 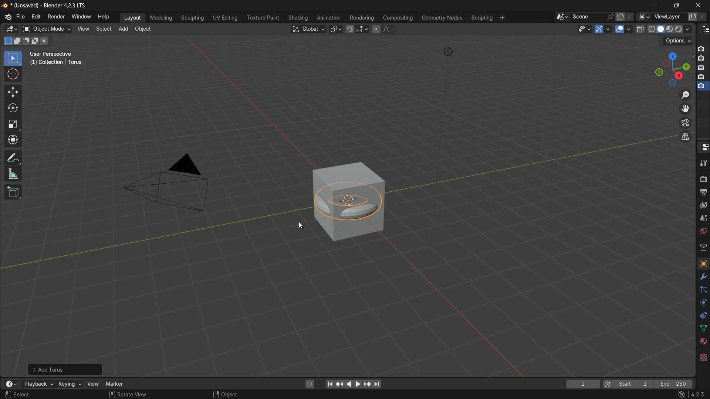 What do you see at coordinates (5, 6) in the screenshot?
I see `logo` at bounding box center [5, 6].